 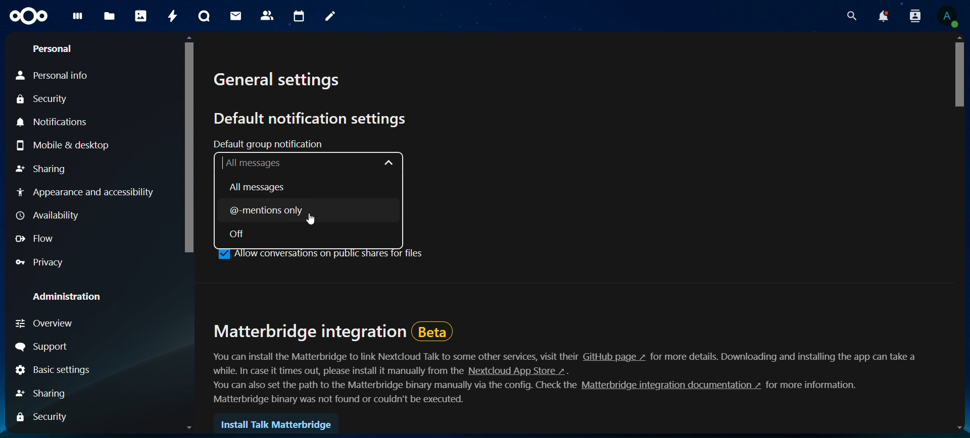 What do you see at coordinates (309, 163) in the screenshot?
I see `all messages` at bounding box center [309, 163].